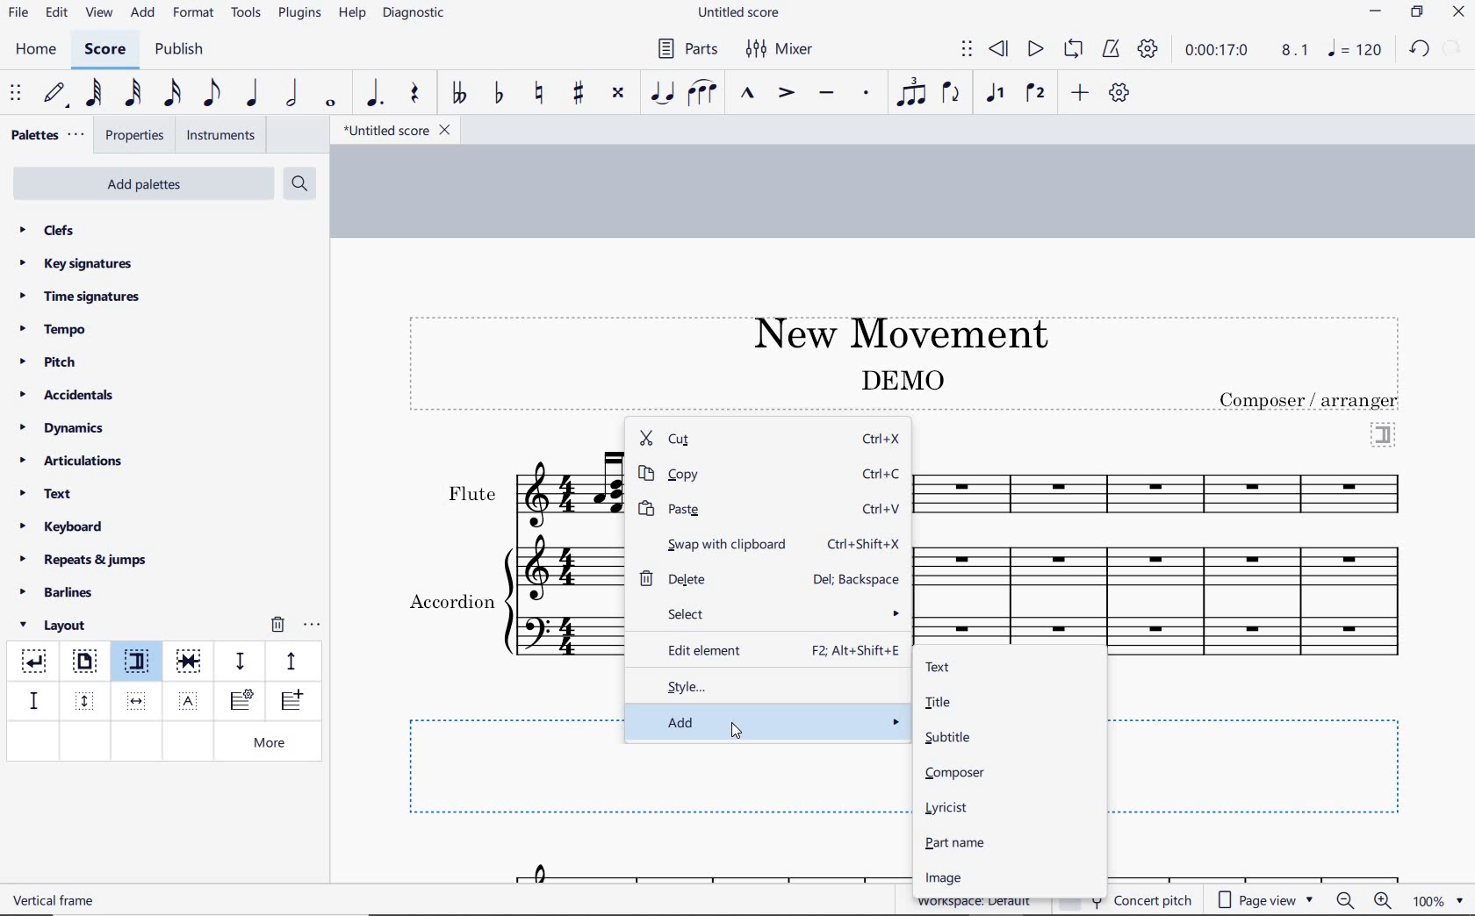  What do you see at coordinates (1083, 92) in the screenshot?
I see `add` at bounding box center [1083, 92].